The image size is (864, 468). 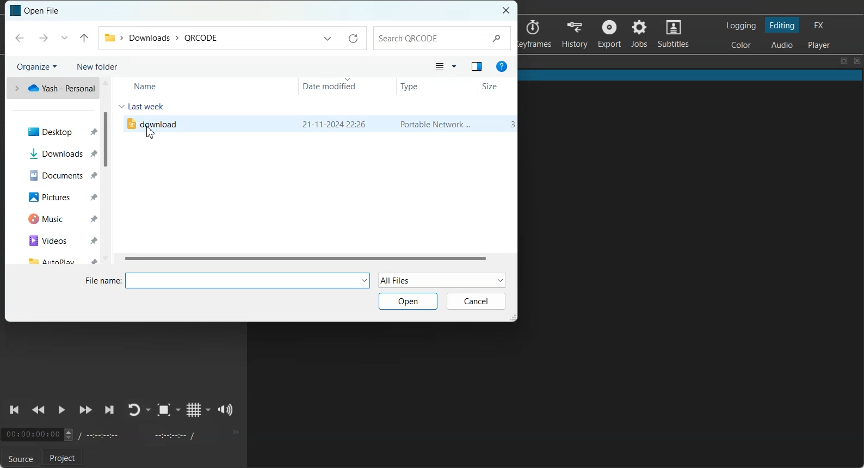 What do you see at coordinates (107, 140) in the screenshot?
I see `Vertical Scroll bar` at bounding box center [107, 140].